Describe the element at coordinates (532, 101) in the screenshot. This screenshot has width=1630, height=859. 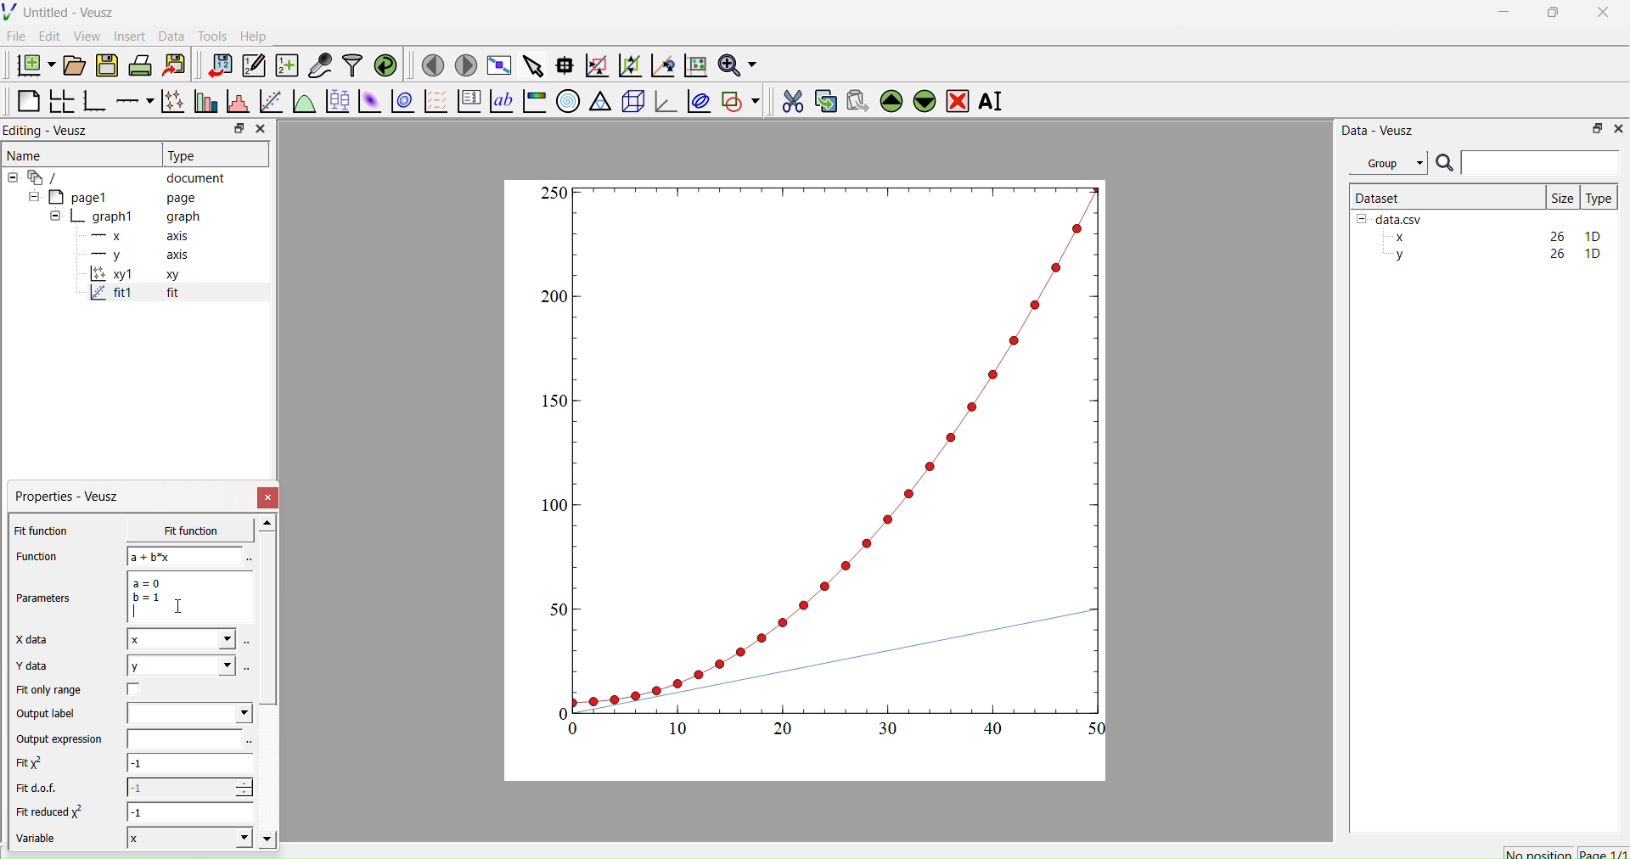
I see `Image color bar` at that location.